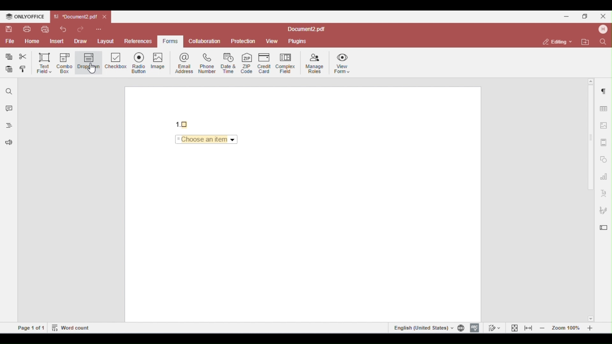  Describe the element at coordinates (205, 41) in the screenshot. I see `collaboration` at that location.